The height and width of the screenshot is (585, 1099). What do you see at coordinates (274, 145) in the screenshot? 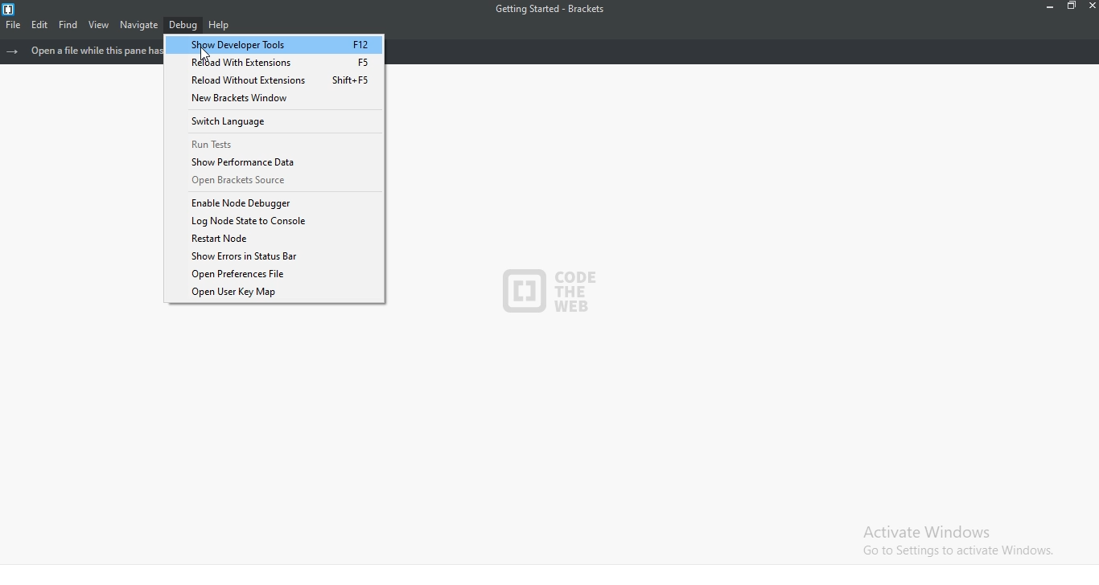
I see `Run Tests` at bounding box center [274, 145].